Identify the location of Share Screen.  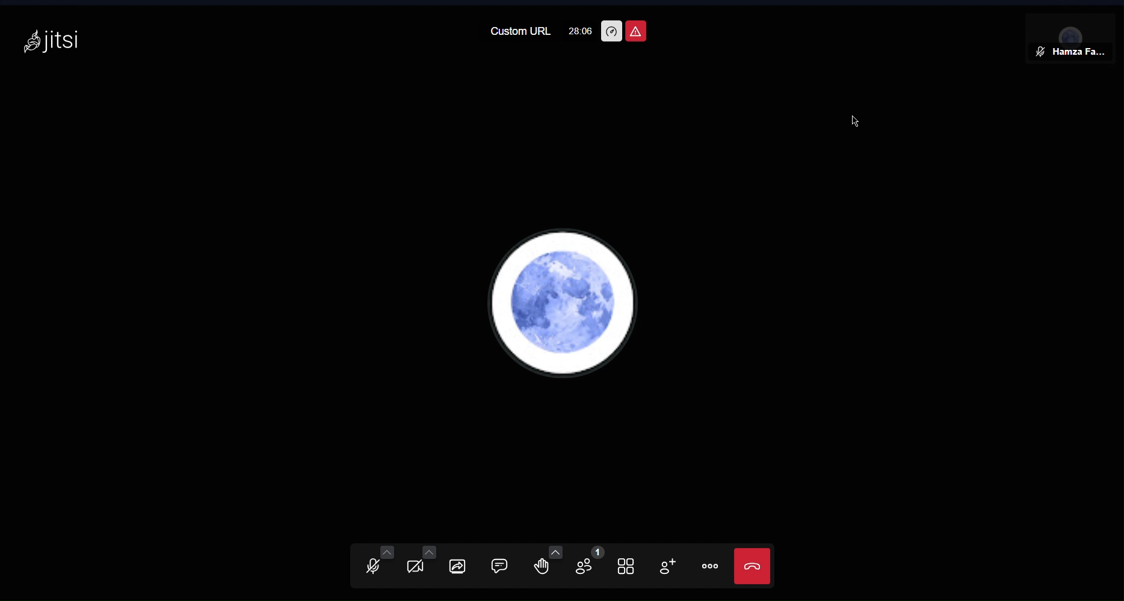
(465, 564).